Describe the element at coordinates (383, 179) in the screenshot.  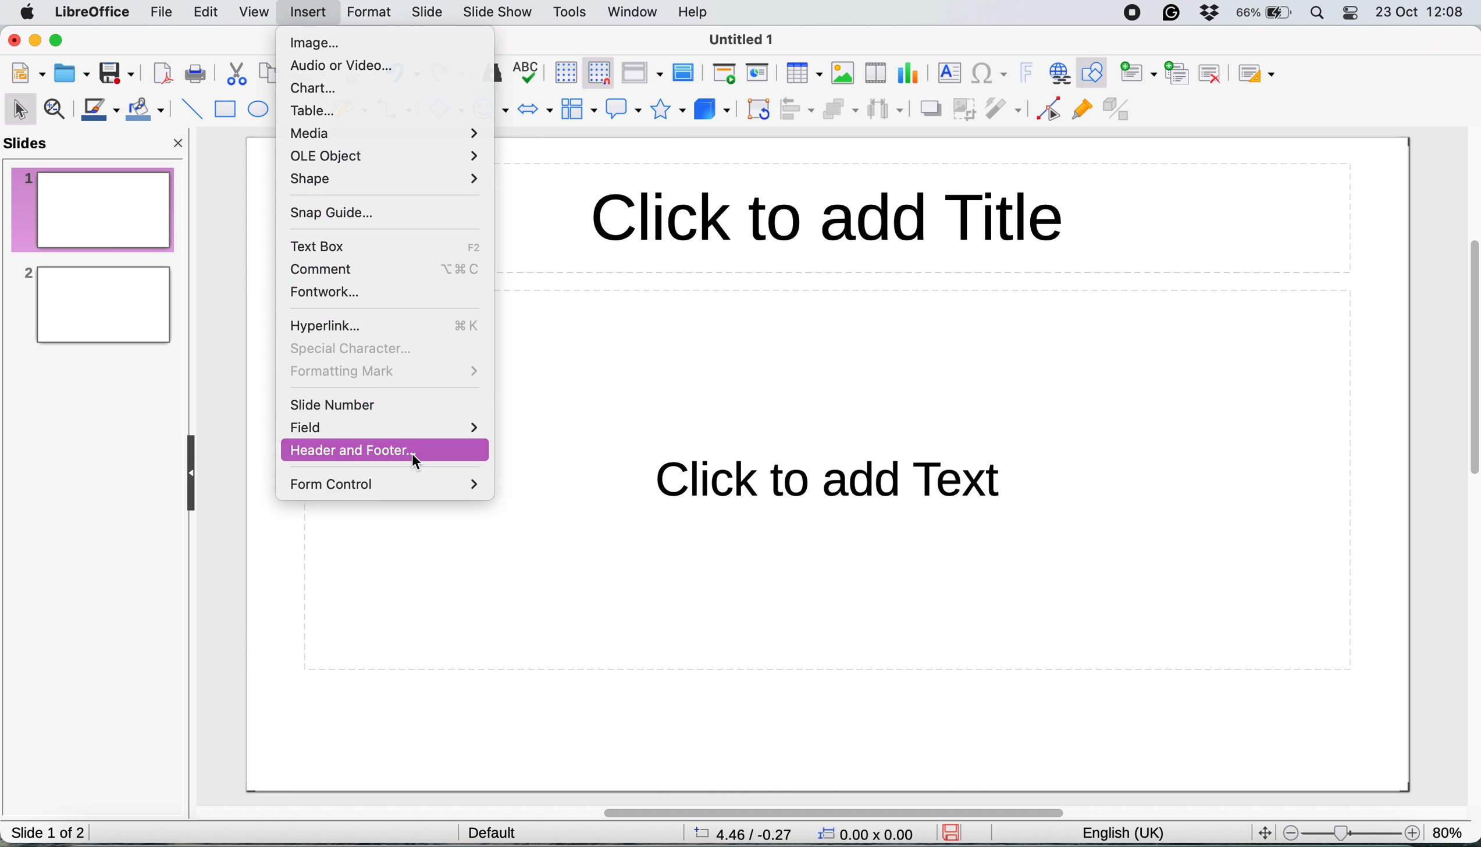
I see `shape` at that location.